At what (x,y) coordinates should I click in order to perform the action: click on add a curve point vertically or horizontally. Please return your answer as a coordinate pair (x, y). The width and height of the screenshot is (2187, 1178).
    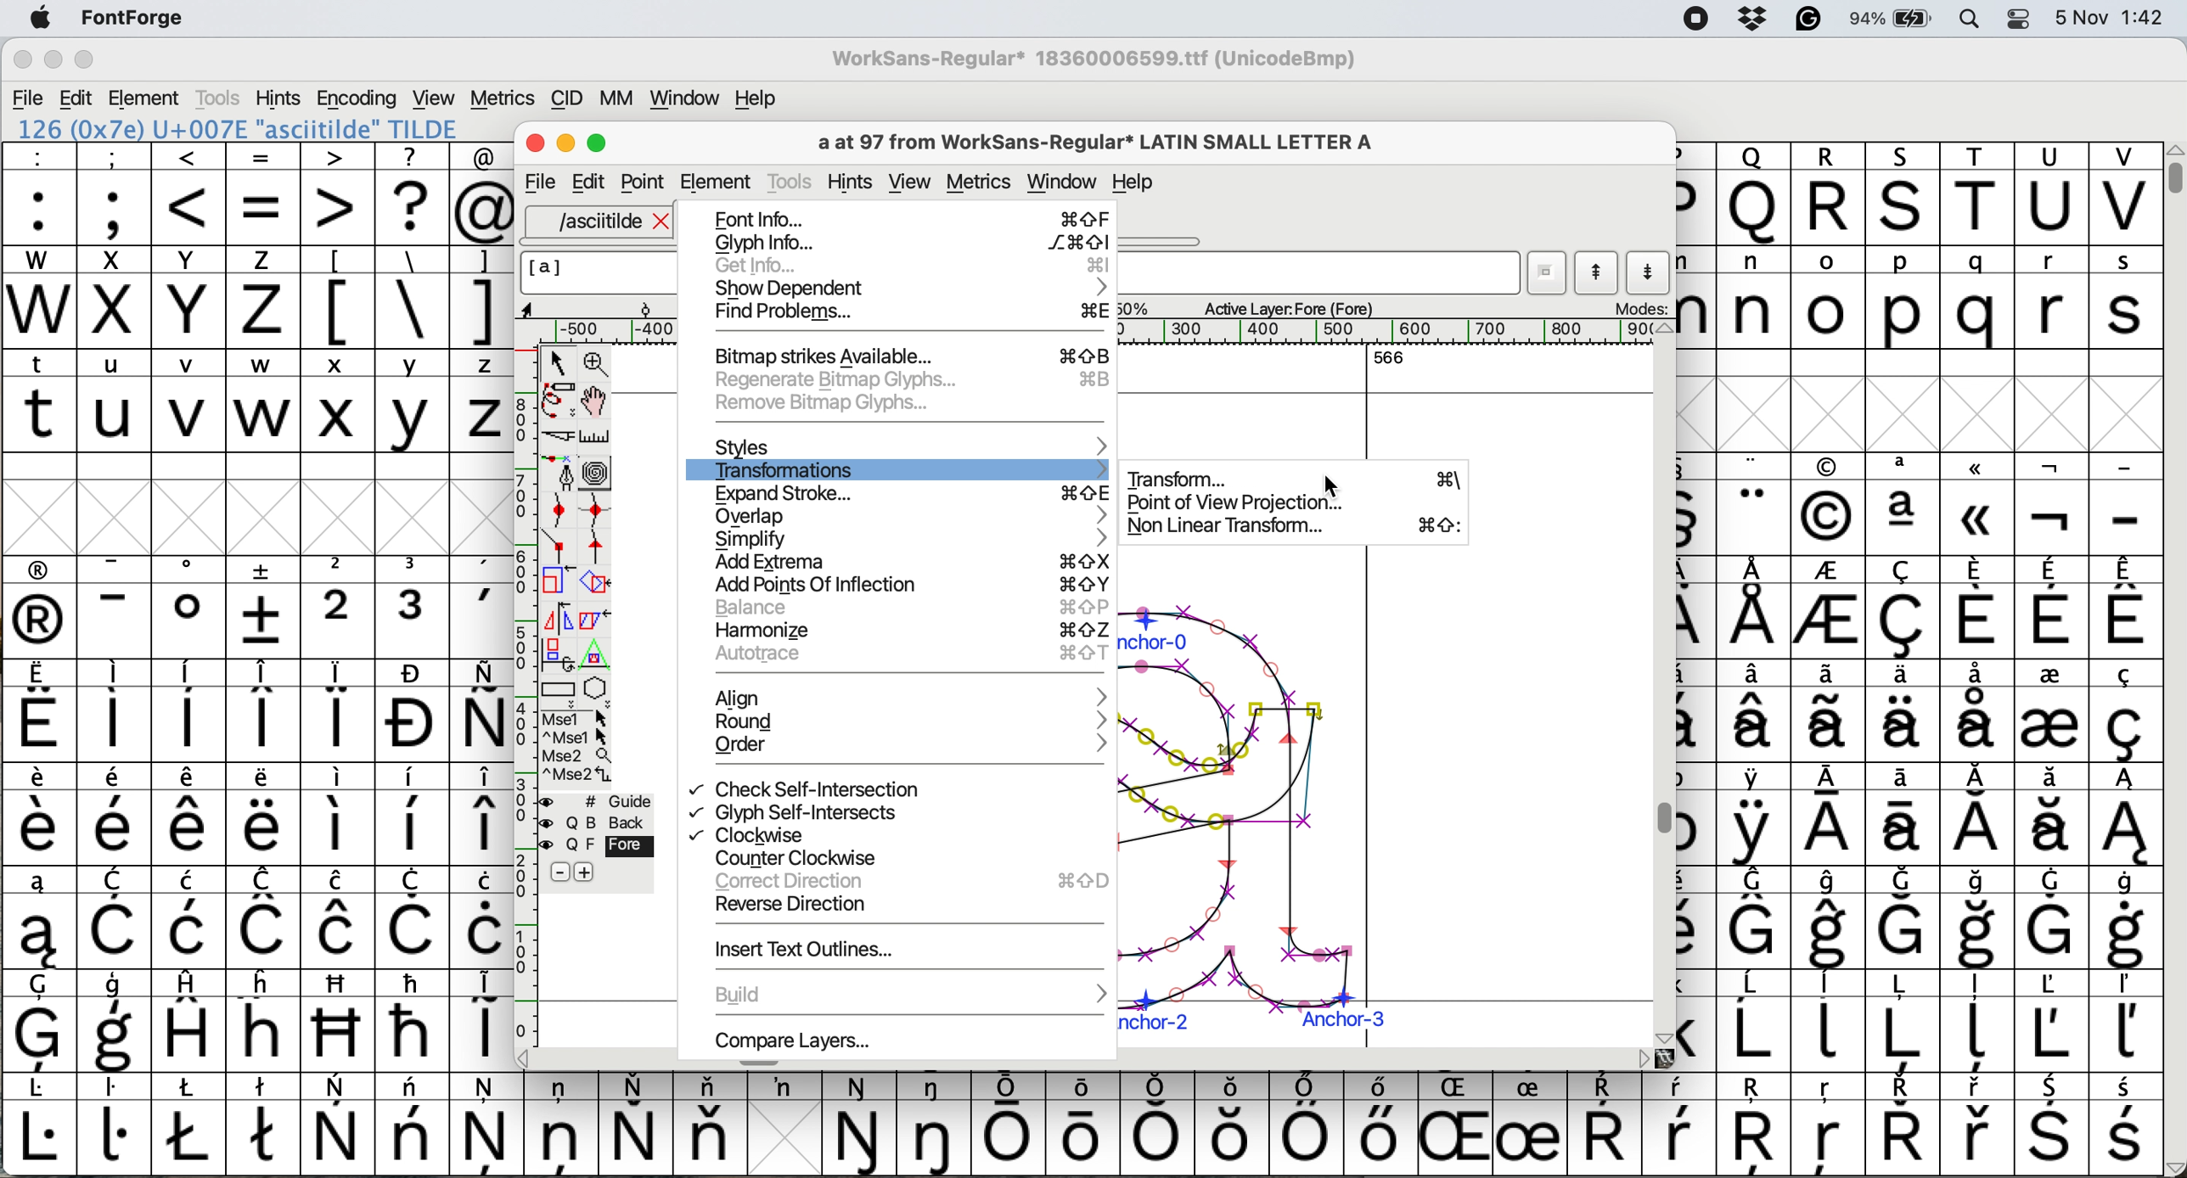
    Looking at the image, I should click on (600, 510).